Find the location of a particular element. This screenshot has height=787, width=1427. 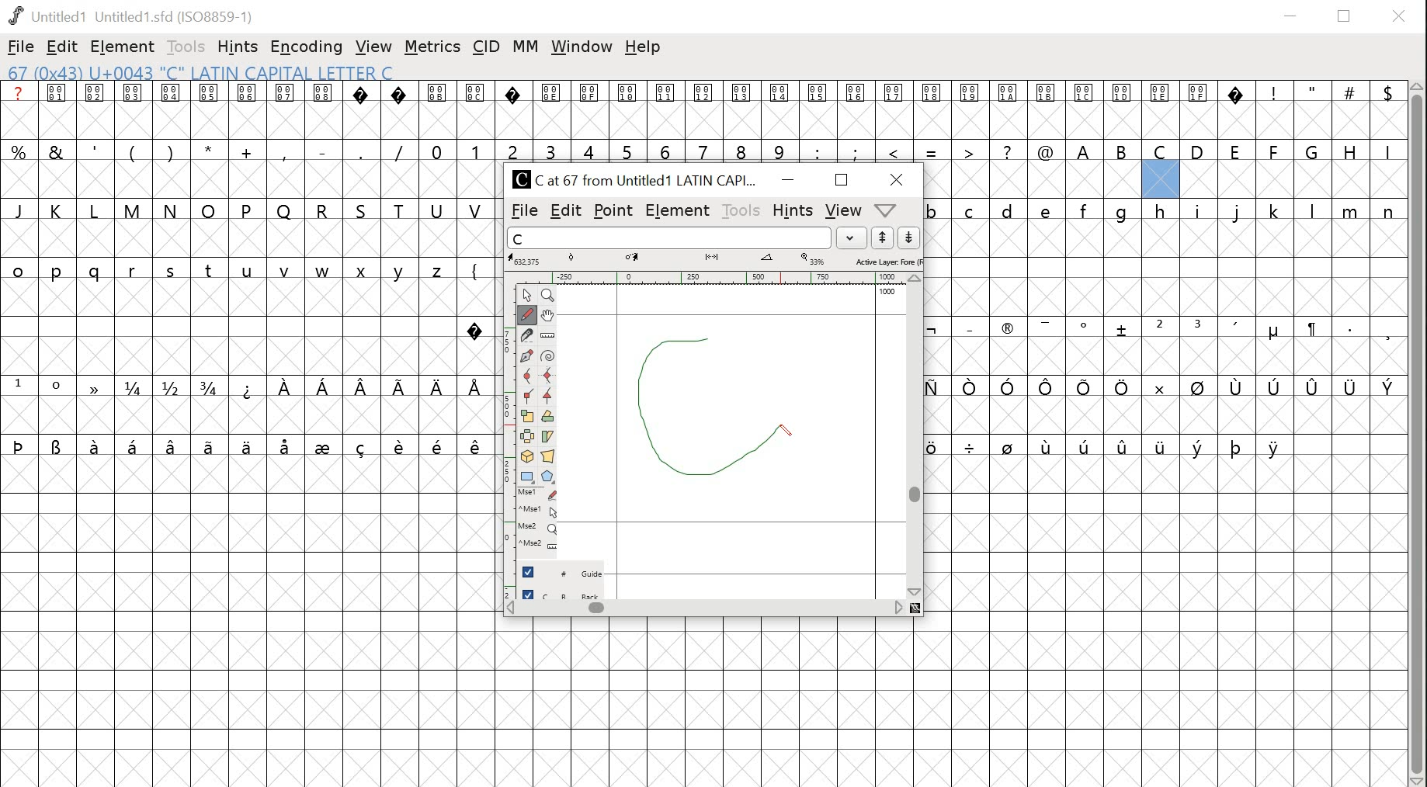

curve is located at coordinates (530, 376).